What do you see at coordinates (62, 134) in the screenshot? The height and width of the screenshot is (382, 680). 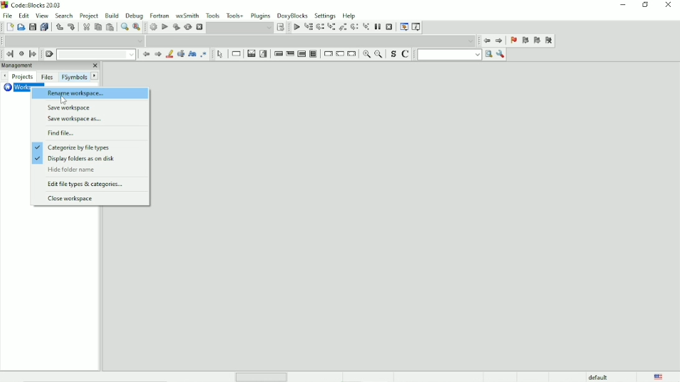 I see `Find file` at bounding box center [62, 134].